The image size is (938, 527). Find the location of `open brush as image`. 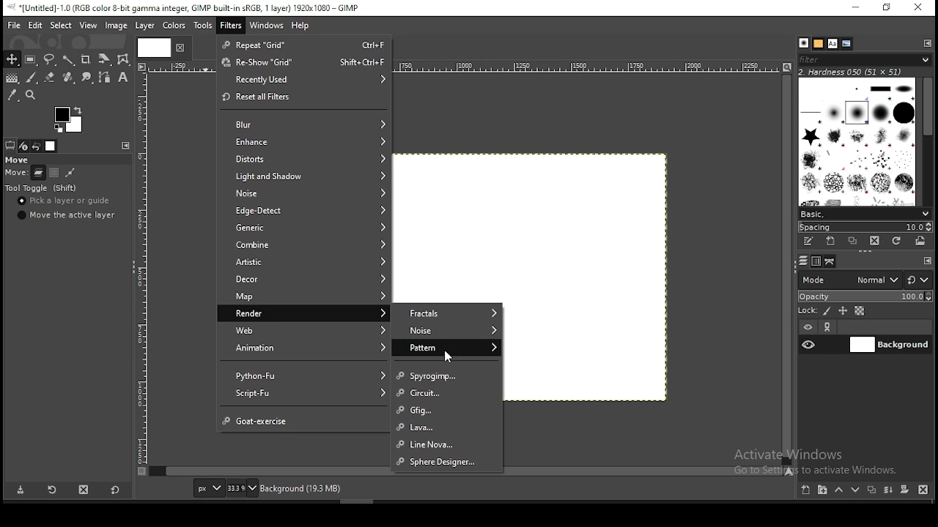

open brush as image is located at coordinates (921, 241).